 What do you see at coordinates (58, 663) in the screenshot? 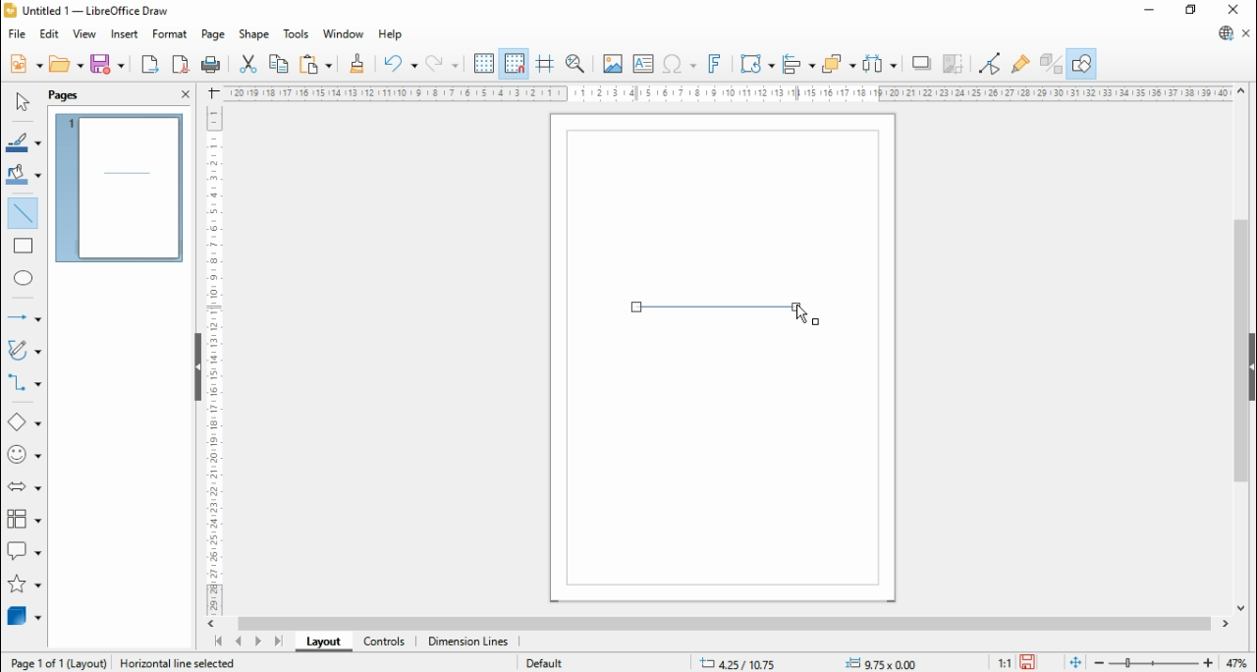
I see `page 1 of 1` at bounding box center [58, 663].